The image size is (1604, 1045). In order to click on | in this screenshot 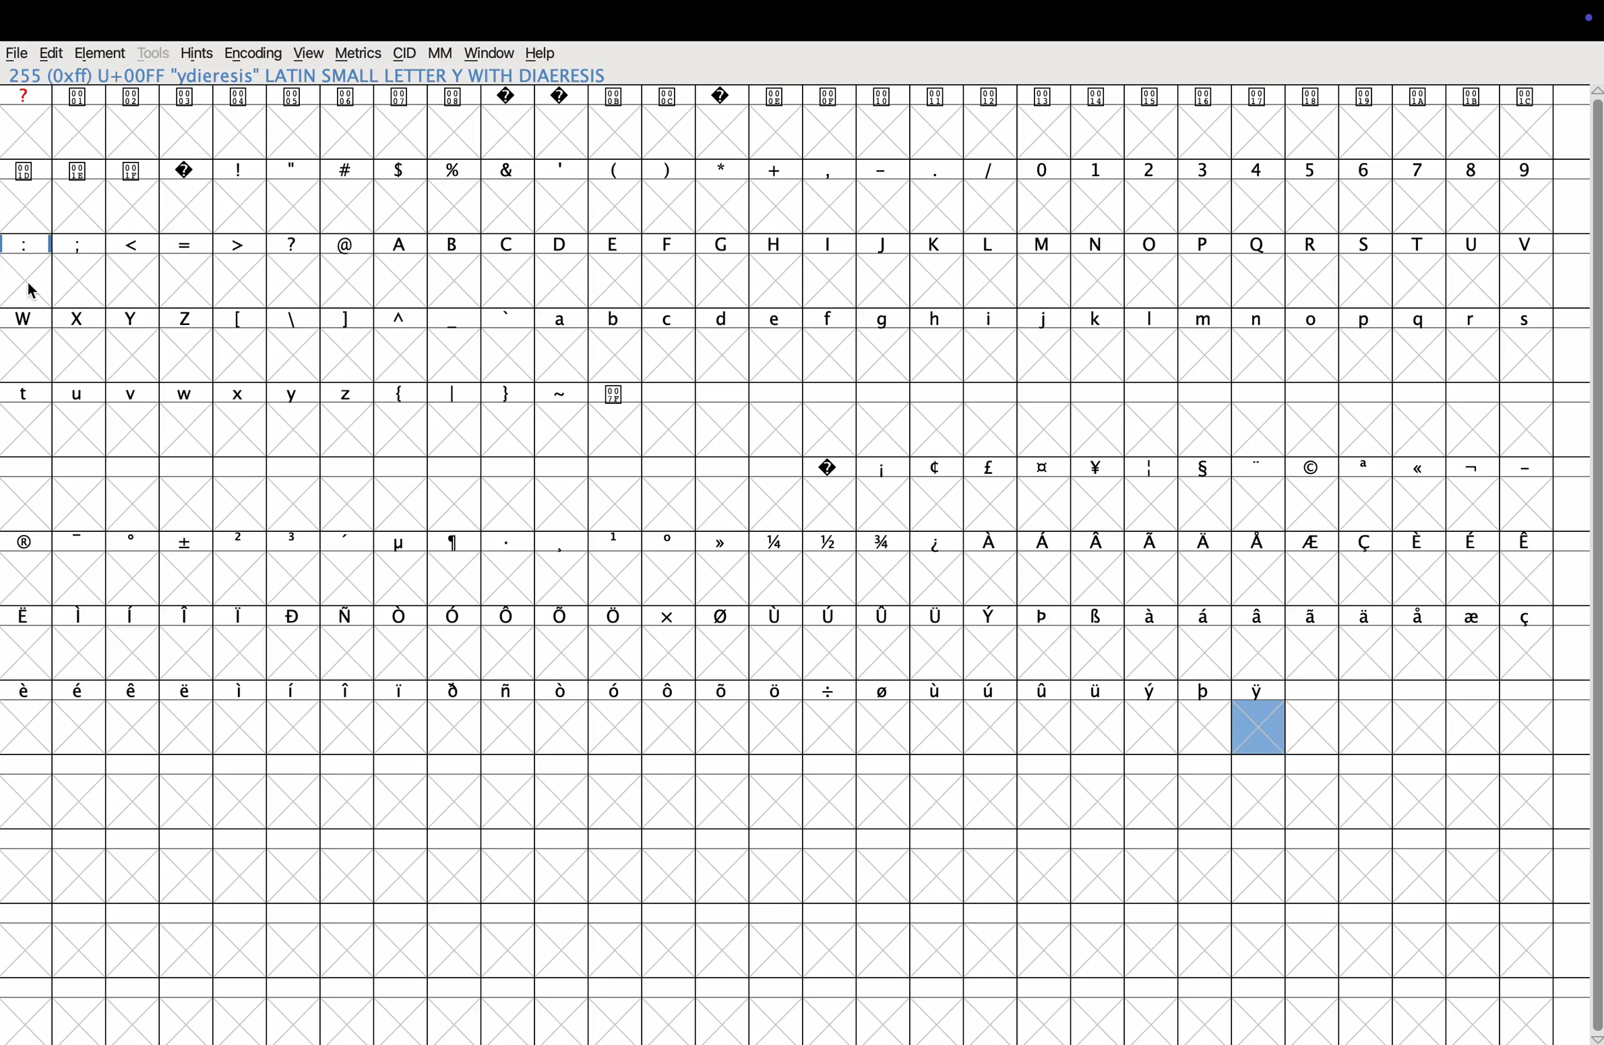, I will do `click(452, 414)`.